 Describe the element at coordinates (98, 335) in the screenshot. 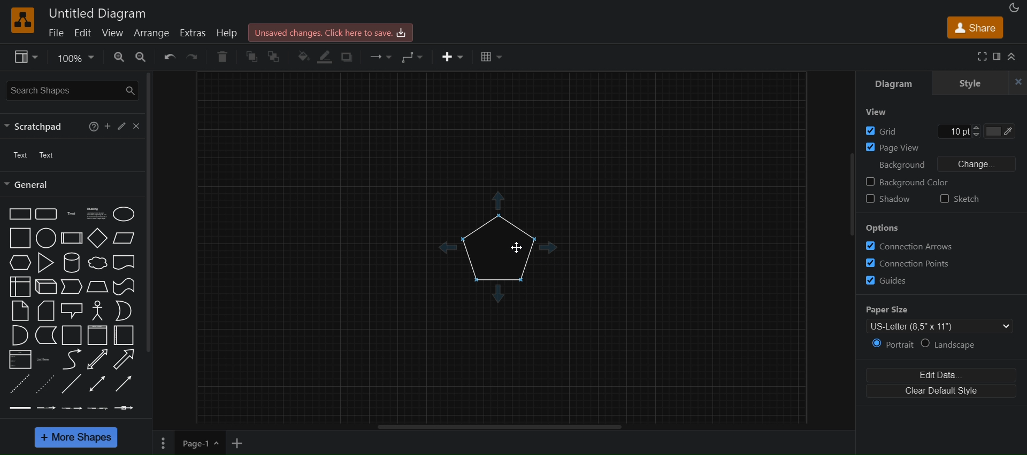

I see `Container` at that location.